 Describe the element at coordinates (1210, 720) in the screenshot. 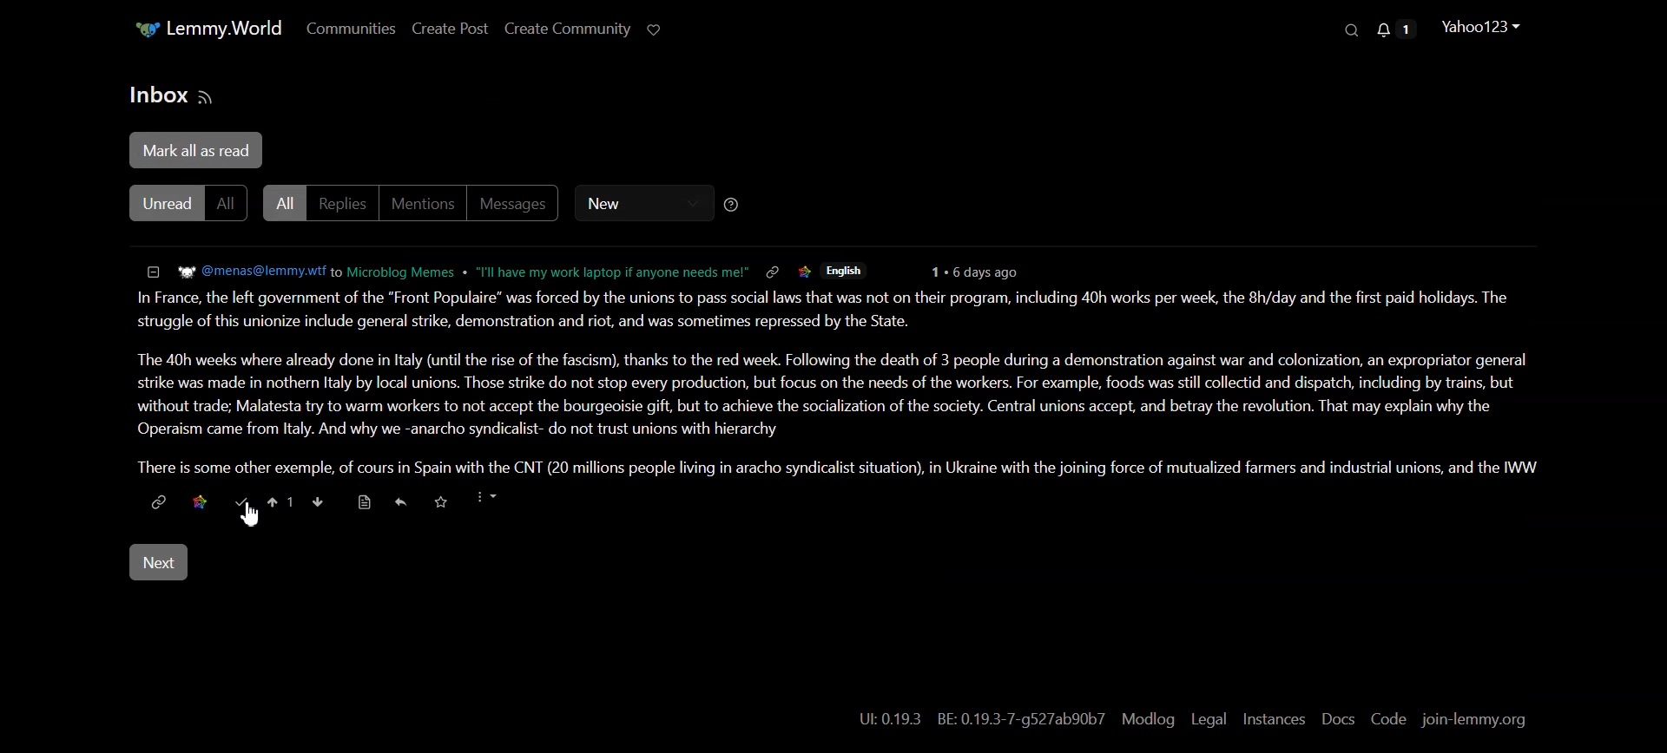

I see `Legal` at that location.